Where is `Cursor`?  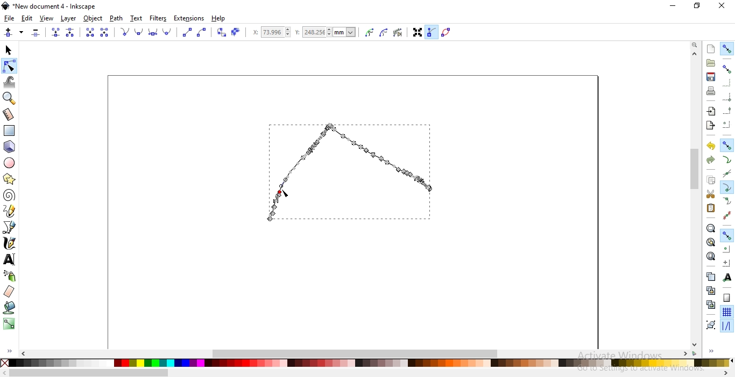 Cursor is located at coordinates (287, 194).